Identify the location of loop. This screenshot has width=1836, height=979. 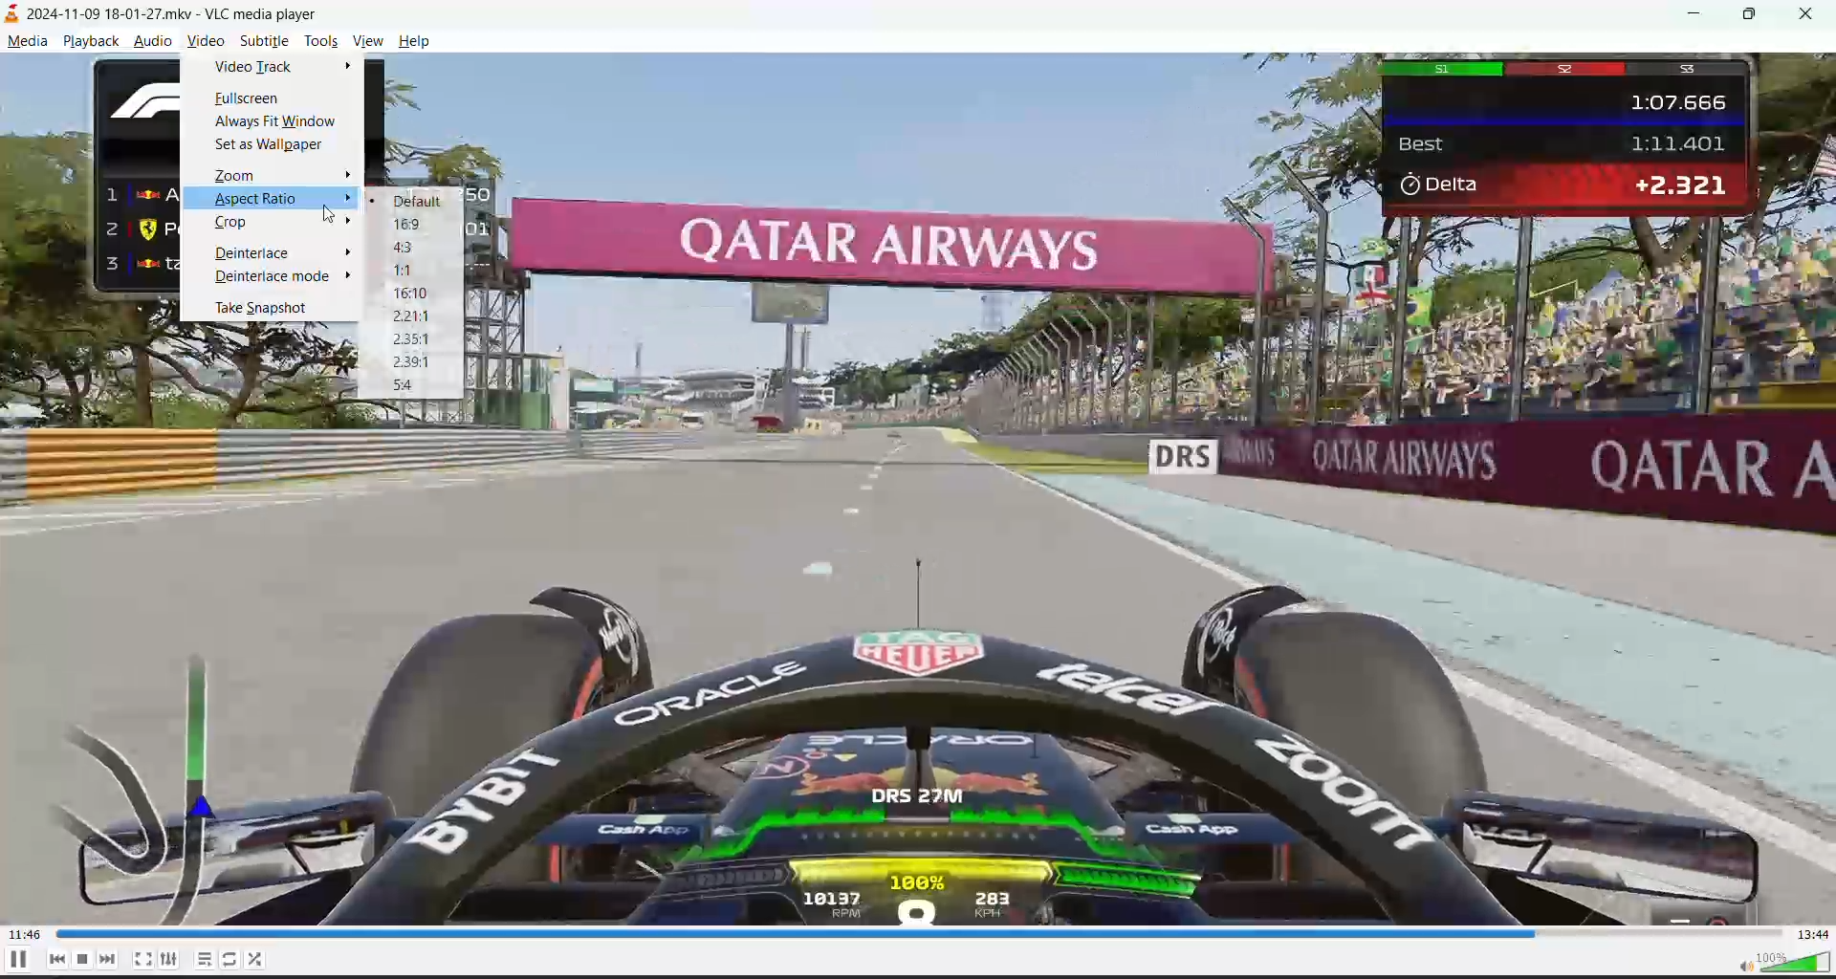
(225, 957).